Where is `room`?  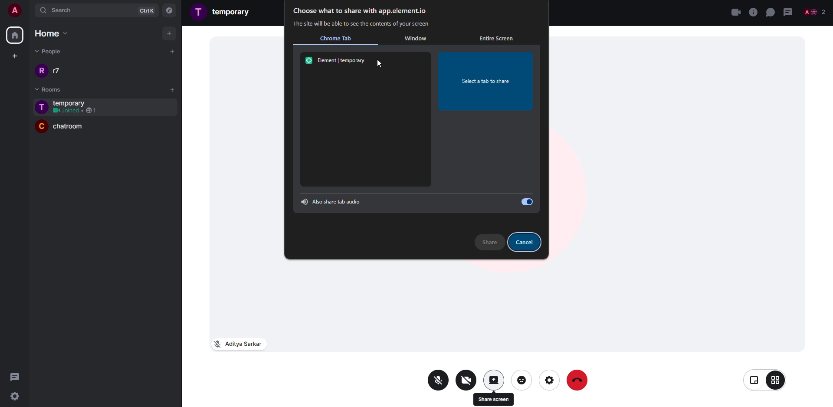 room is located at coordinates (233, 11).